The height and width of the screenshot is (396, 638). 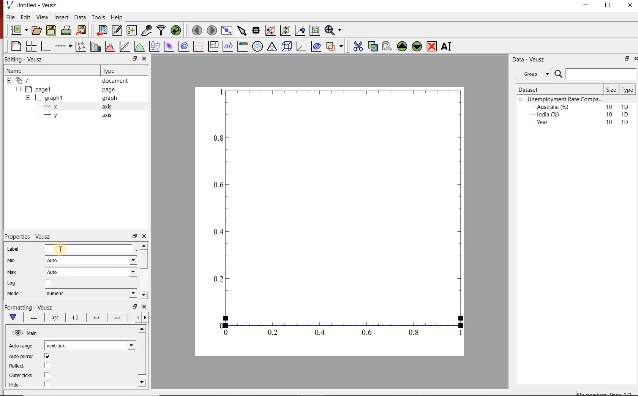 I want to click on add a shapes, so click(x=335, y=46).